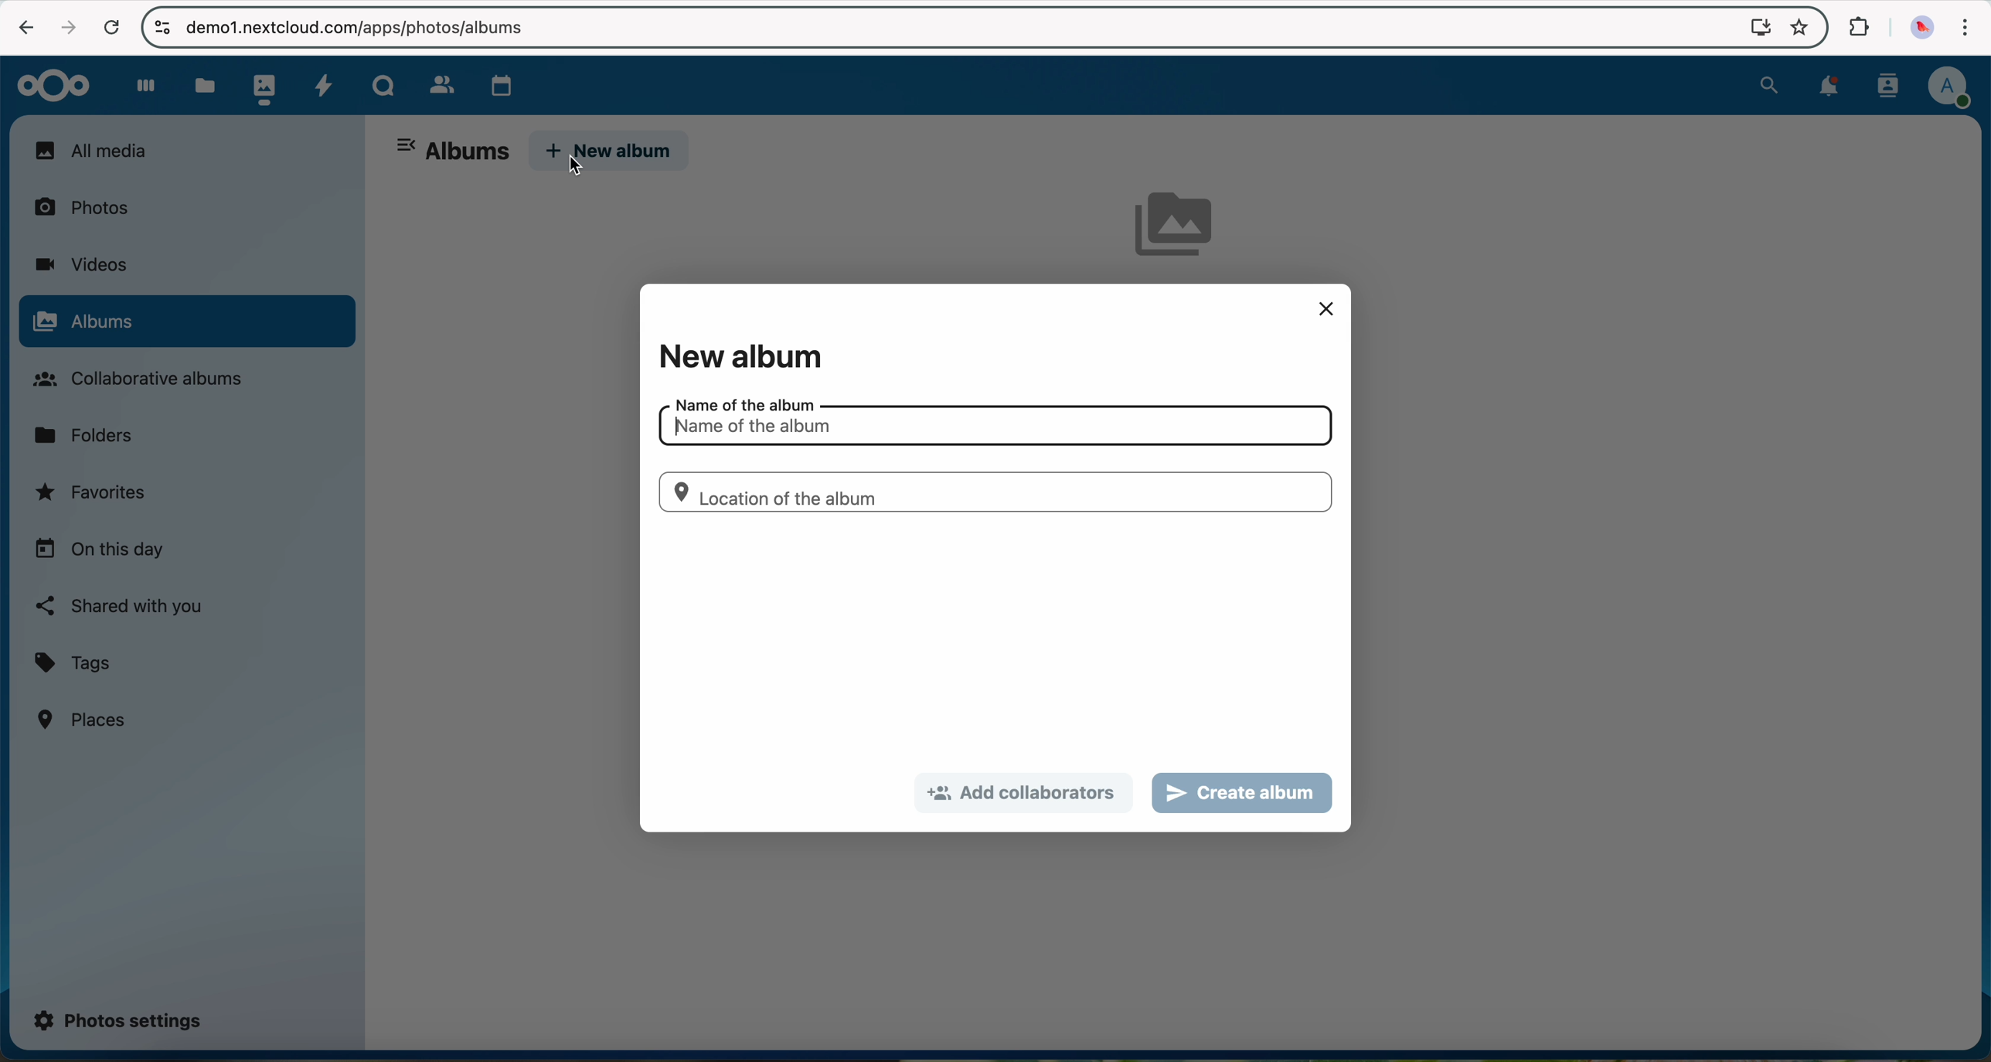 This screenshot has height=1062, width=1991. Describe the element at coordinates (84, 719) in the screenshot. I see `places` at that location.